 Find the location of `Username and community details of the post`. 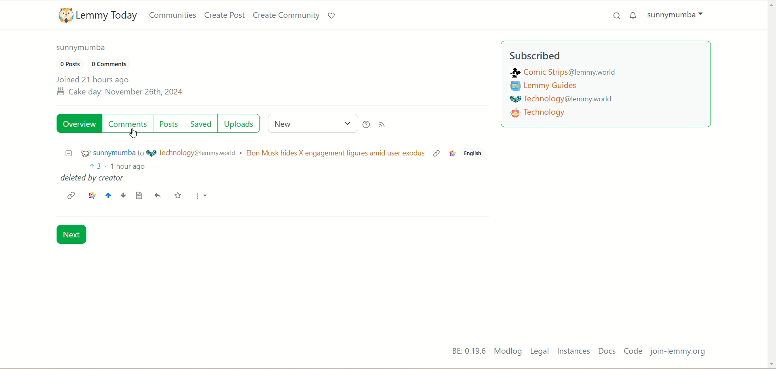

Username and community details of the post is located at coordinates (243, 153).